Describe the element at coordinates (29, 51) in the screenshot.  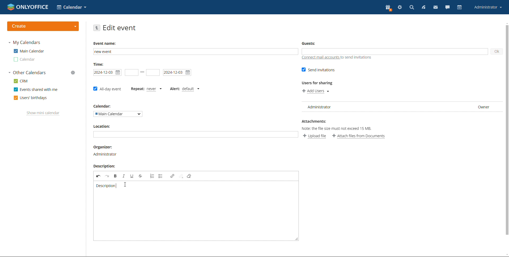
I see `main calendar` at that location.